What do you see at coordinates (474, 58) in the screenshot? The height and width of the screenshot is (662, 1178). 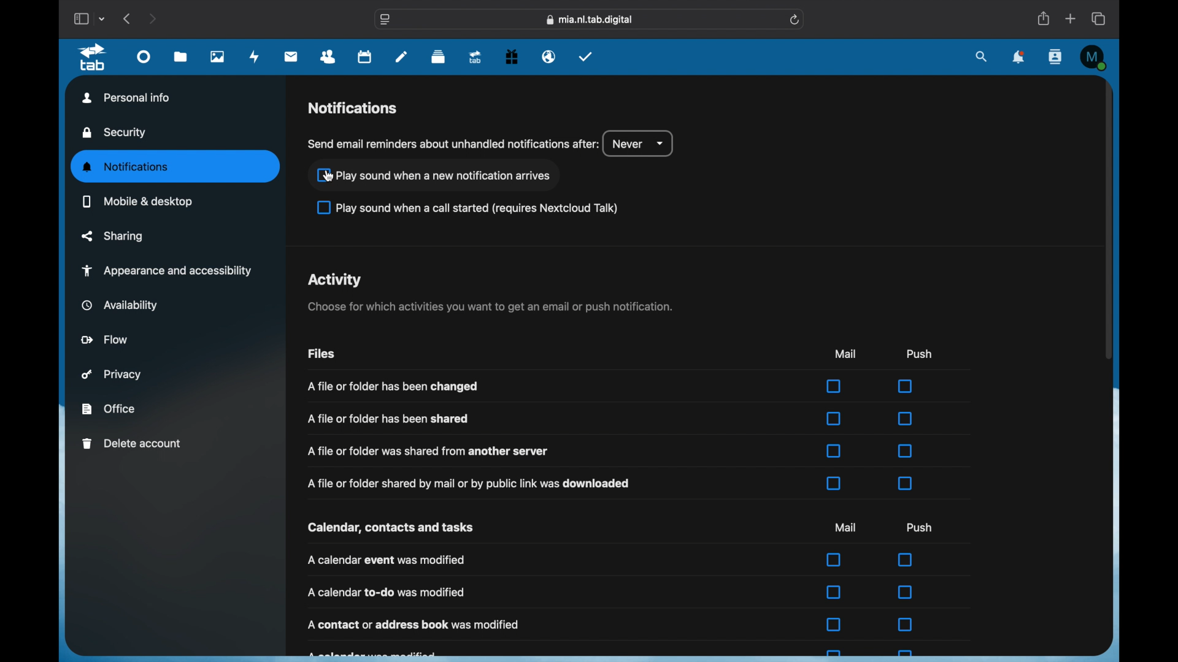 I see `upgrade` at bounding box center [474, 58].